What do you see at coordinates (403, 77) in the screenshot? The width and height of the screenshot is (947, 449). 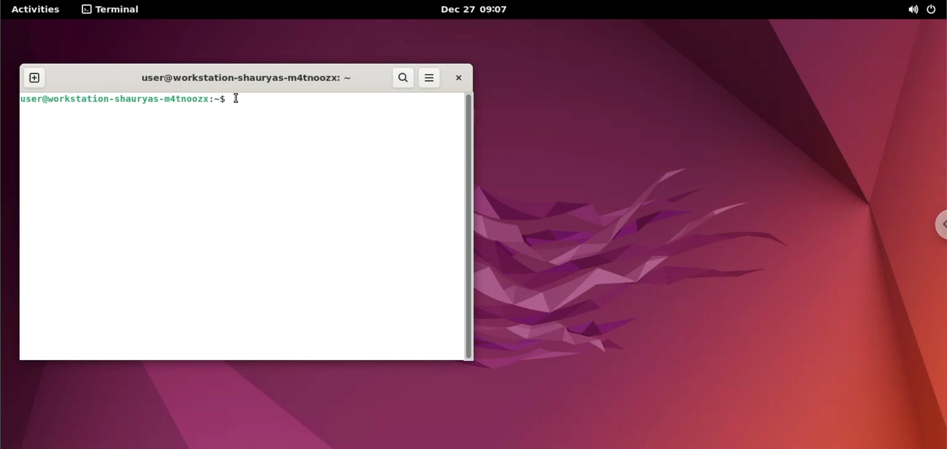 I see `search ` at bounding box center [403, 77].